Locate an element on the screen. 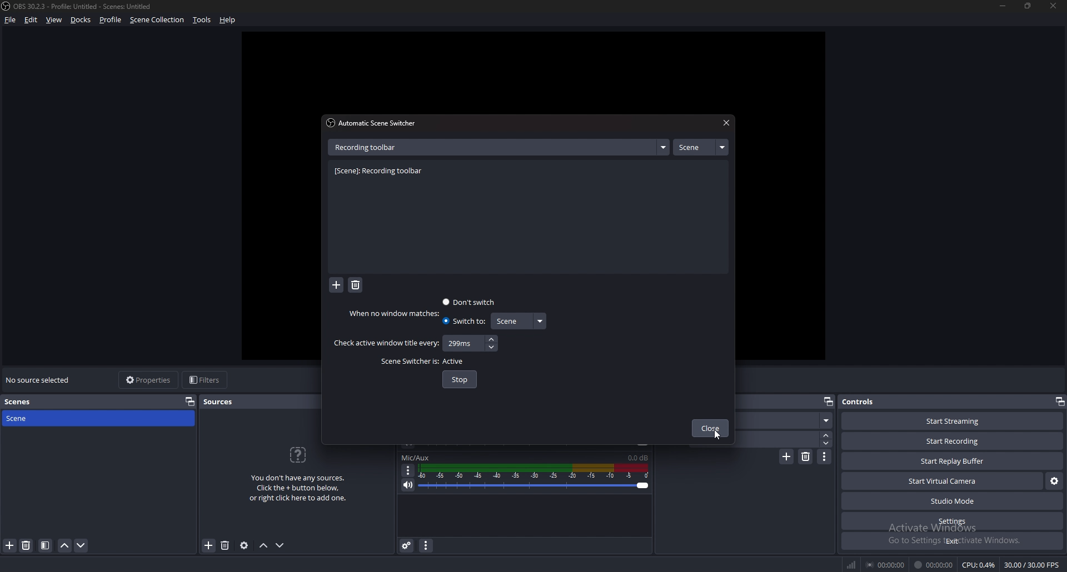 This screenshot has width=1067, height=572. minimize is located at coordinates (1003, 6).